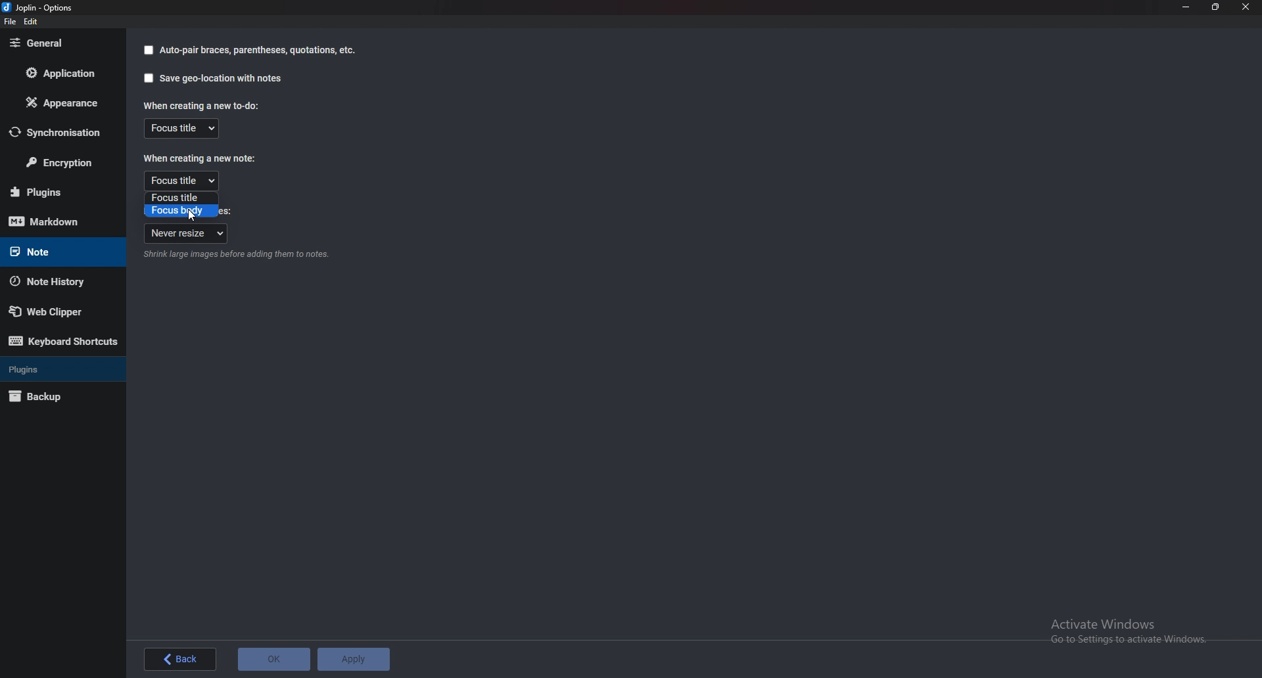  Describe the element at coordinates (275, 660) in the screenshot. I see `o K` at that location.